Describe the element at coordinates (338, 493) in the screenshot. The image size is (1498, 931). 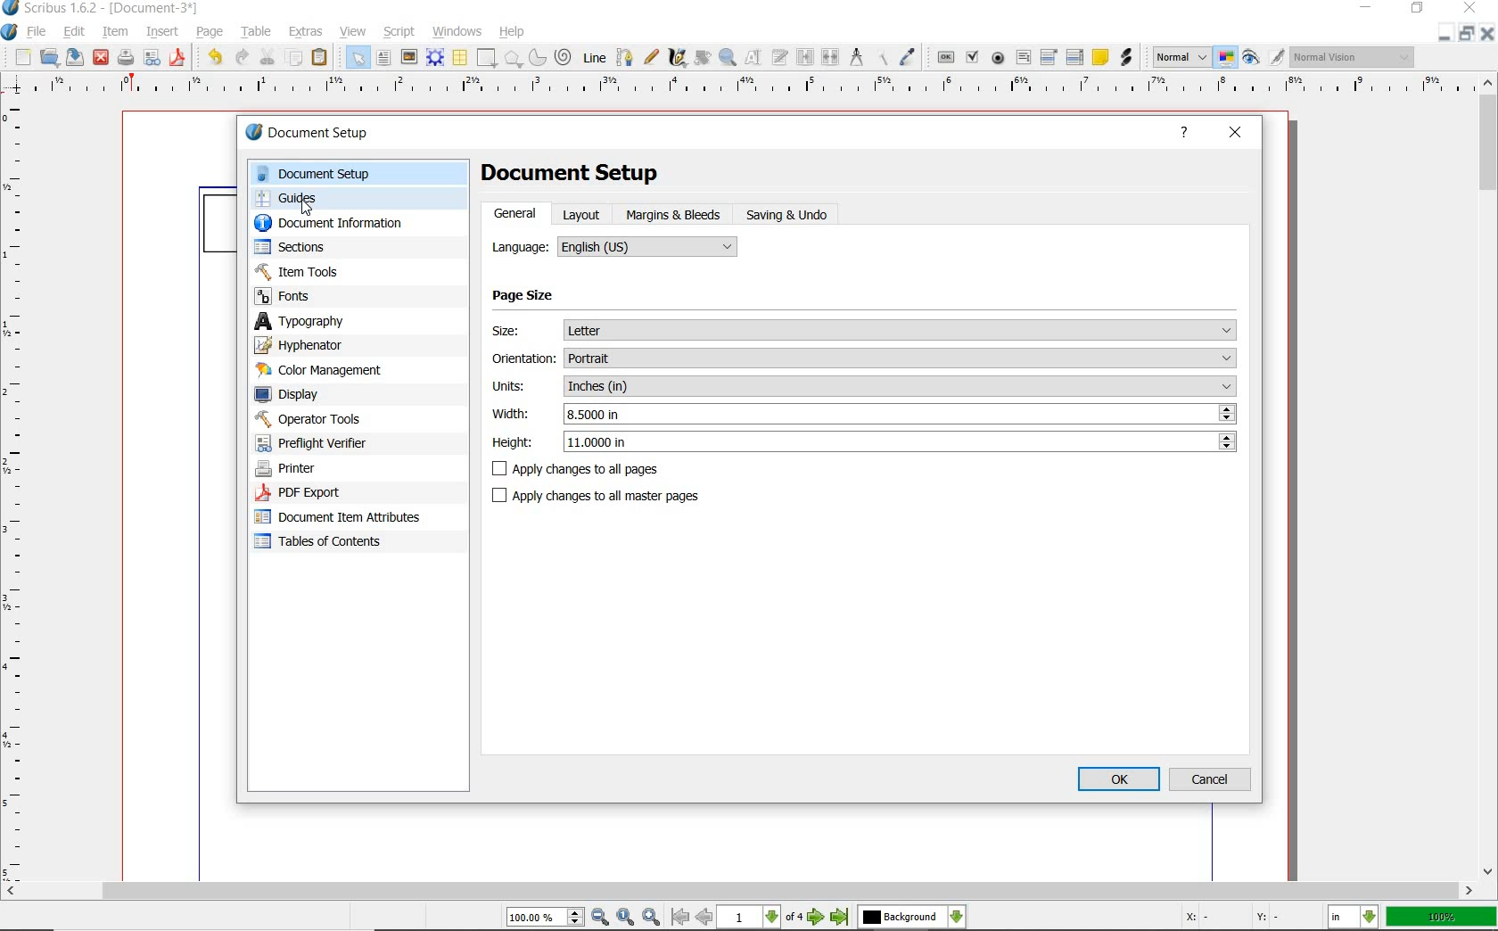
I see `pdf-export` at that location.